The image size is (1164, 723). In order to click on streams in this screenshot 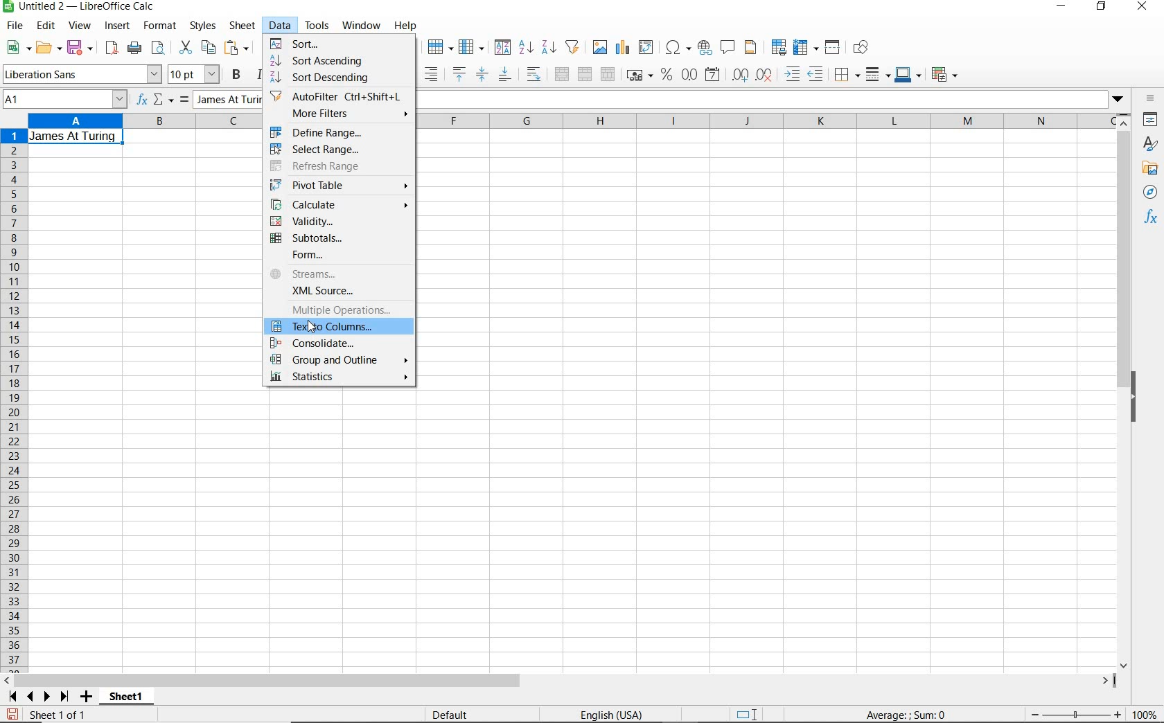, I will do `click(306, 274)`.